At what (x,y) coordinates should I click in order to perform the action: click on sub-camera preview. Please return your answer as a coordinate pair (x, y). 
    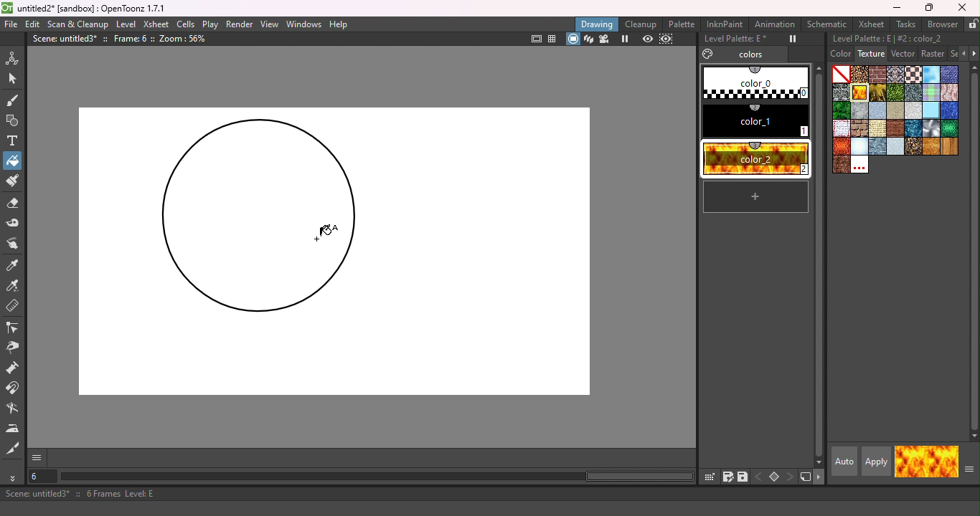
    Looking at the image, I should click on (666, 39).